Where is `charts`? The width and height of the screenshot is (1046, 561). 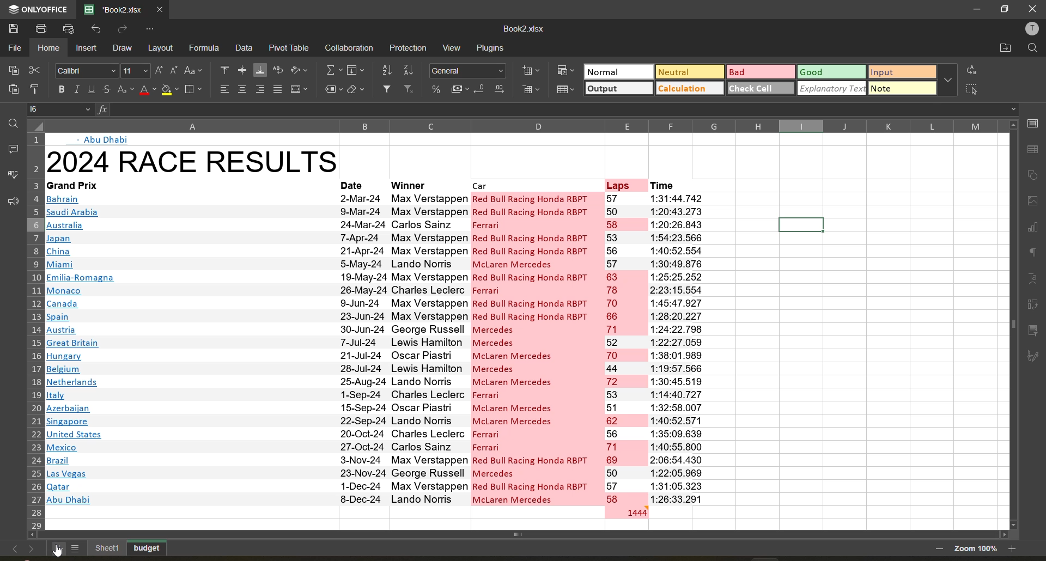
charts is located at coordinates (1036, 228).